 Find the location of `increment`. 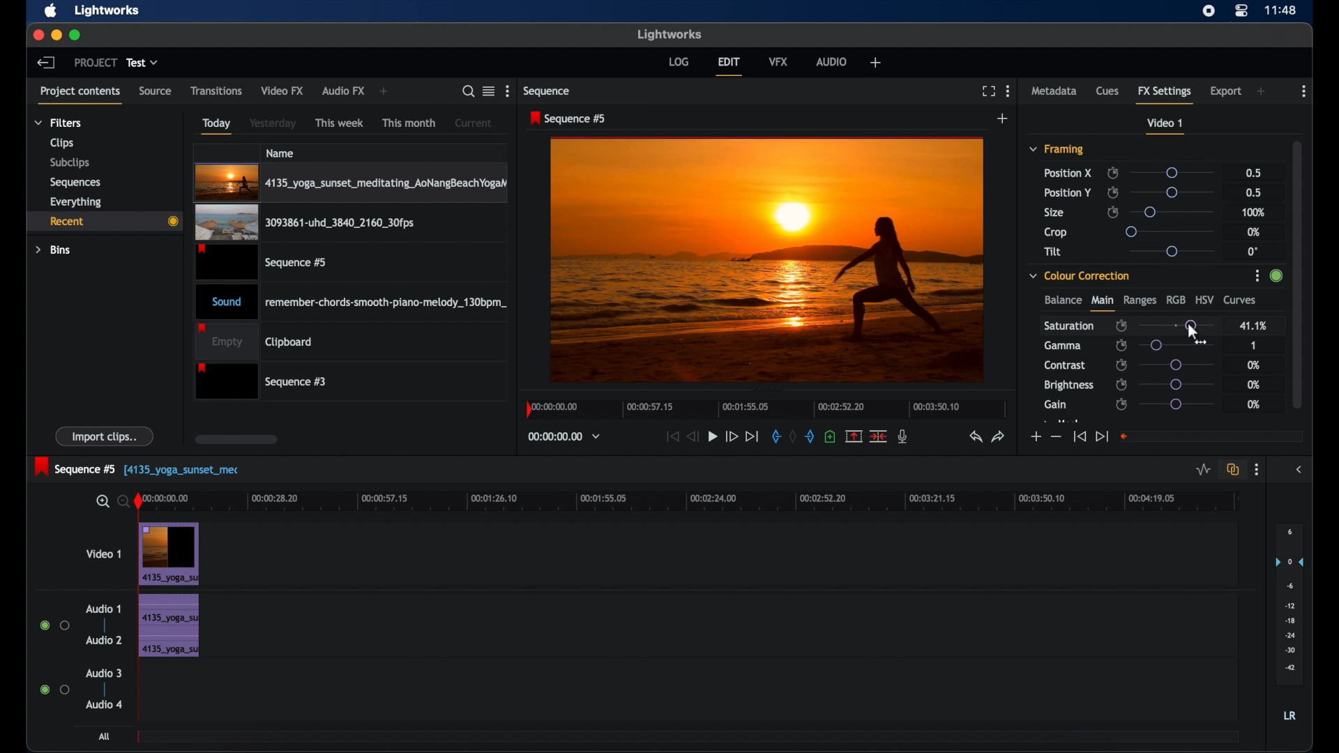

increment is located at coordinates (1034, 436).